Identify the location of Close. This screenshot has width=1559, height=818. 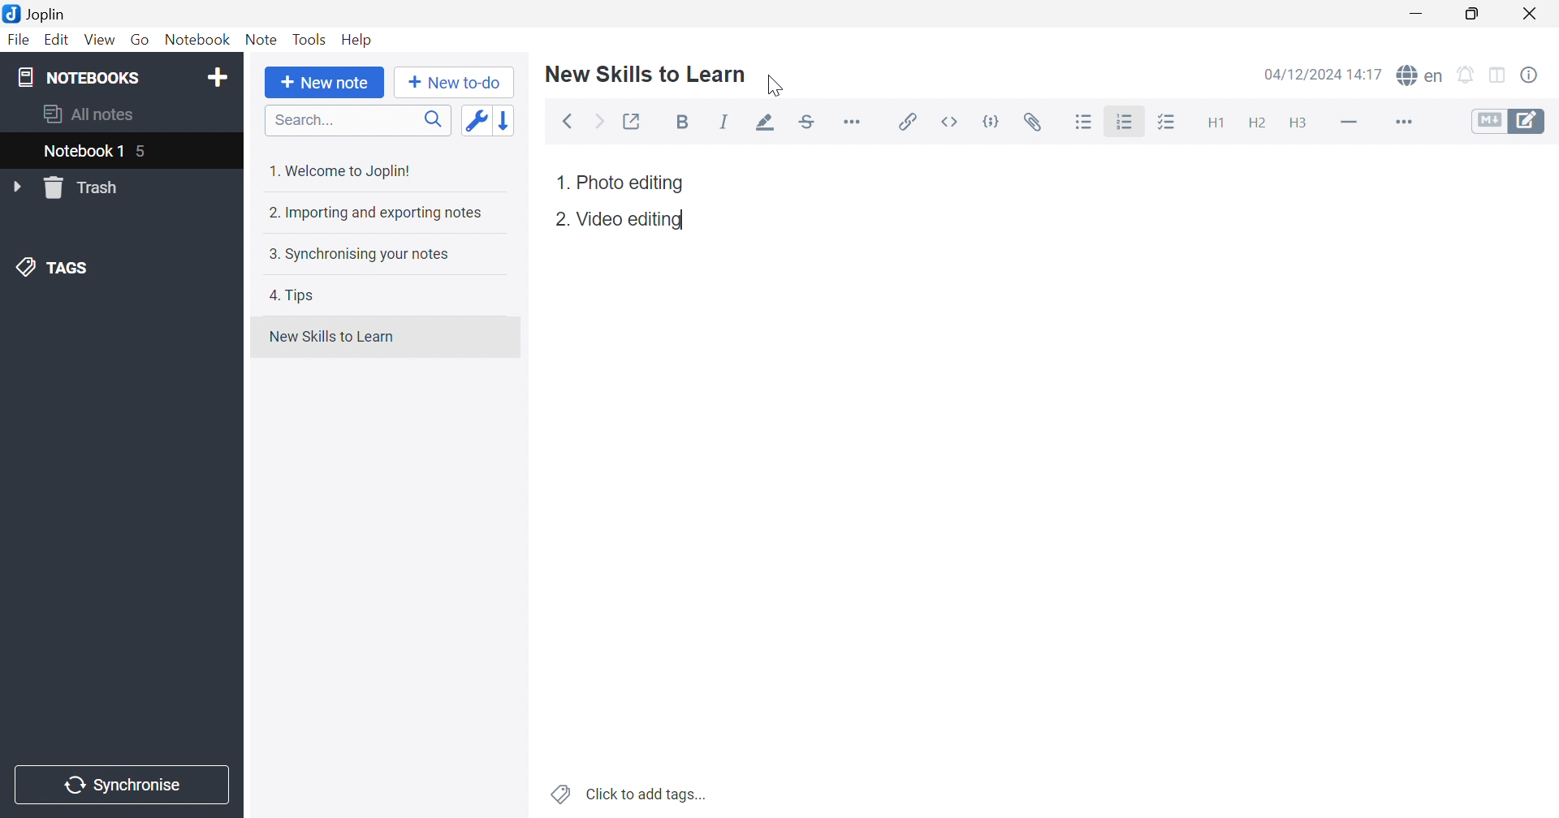
(1531, 15).